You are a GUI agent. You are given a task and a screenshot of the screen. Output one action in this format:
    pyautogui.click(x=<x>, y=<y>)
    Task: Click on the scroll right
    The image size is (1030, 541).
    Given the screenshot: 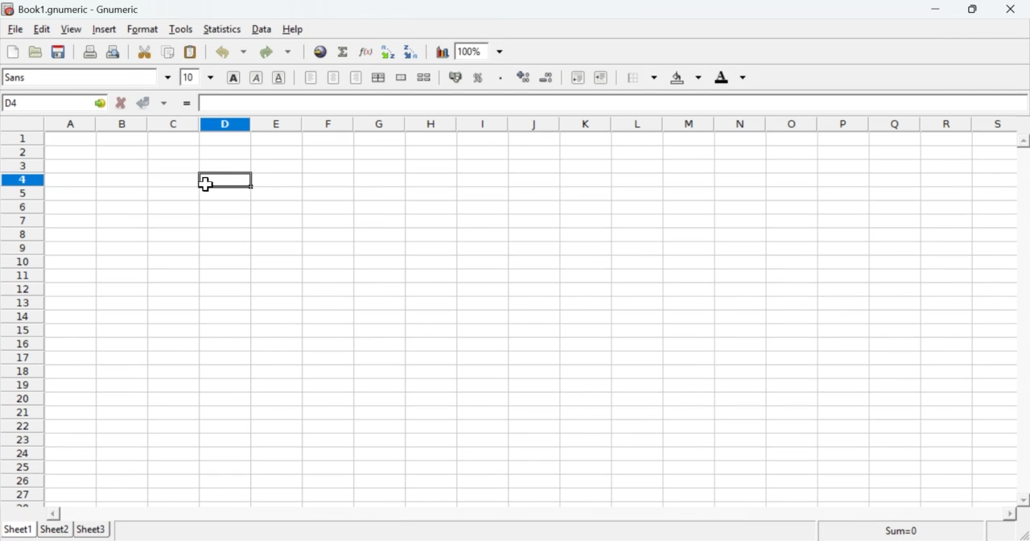 What is the action you would take?
    pyautogui.click(x=1007, y=514)
    